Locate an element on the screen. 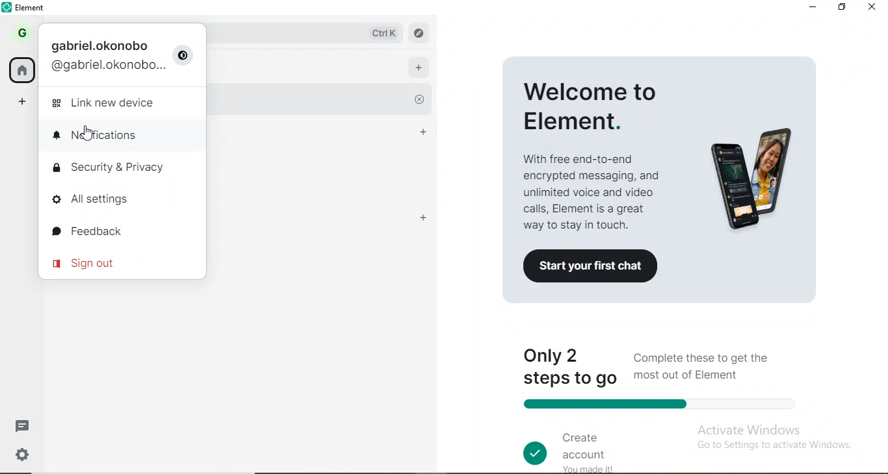 This screenshot has height=474, width=888. messages is located at coordinates (27, 426).